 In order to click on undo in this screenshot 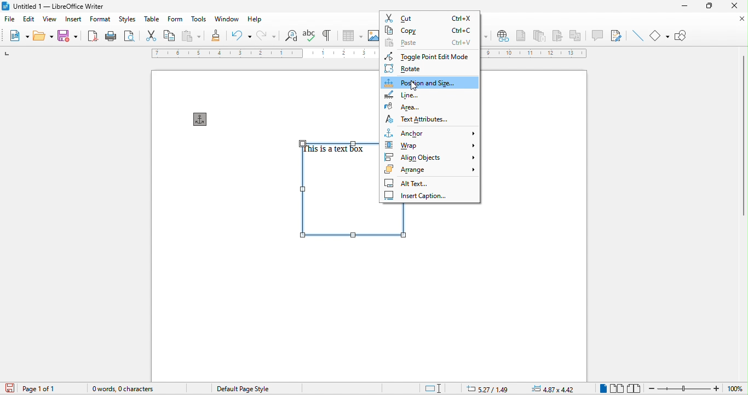, I will do `click(240, 36)`.